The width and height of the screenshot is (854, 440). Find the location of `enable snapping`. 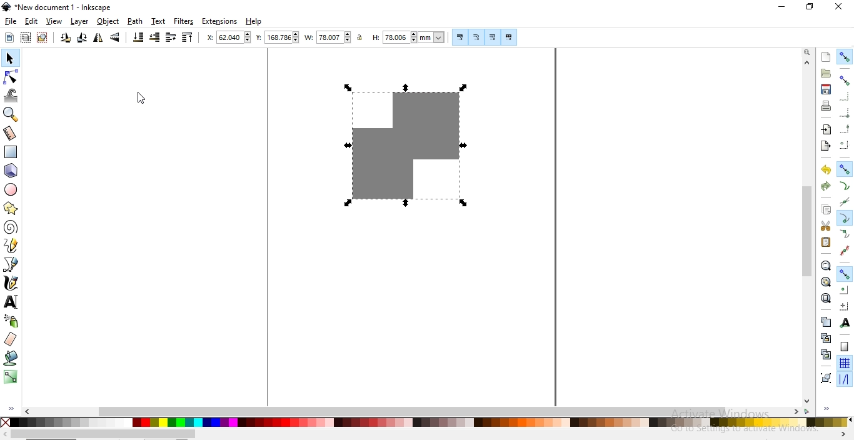

enable snapping is located at coordinates (845, 56).